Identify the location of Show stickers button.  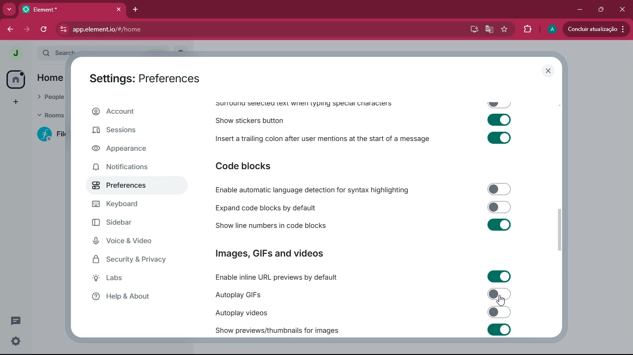
(364, 122).